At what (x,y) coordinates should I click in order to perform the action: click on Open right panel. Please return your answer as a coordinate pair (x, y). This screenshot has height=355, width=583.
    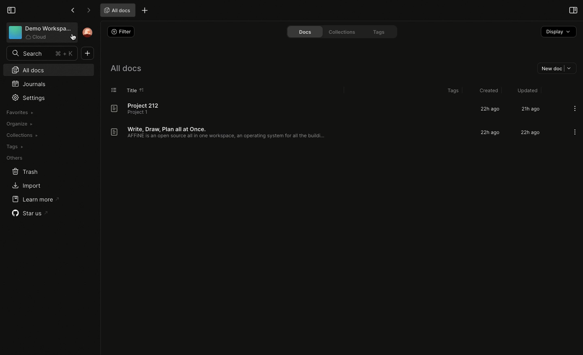
    Looking at the image, I should click on (572, 10).